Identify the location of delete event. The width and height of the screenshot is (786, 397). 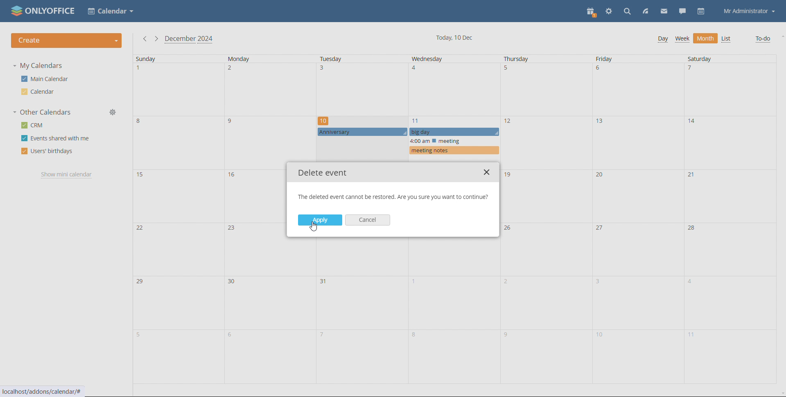
(323, 173).